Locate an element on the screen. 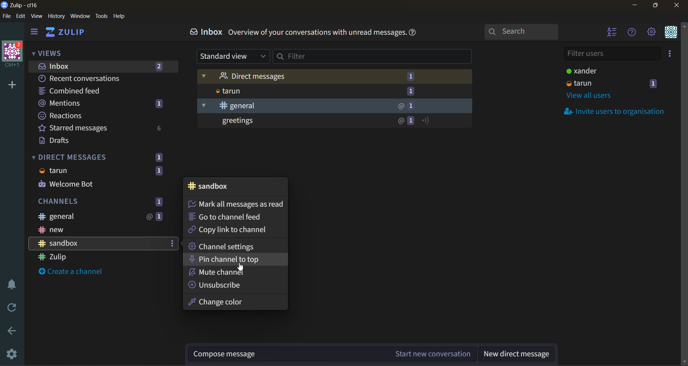 The height and width of the screenshot is (366, 688). mentions is located at coordinates (103, 104).